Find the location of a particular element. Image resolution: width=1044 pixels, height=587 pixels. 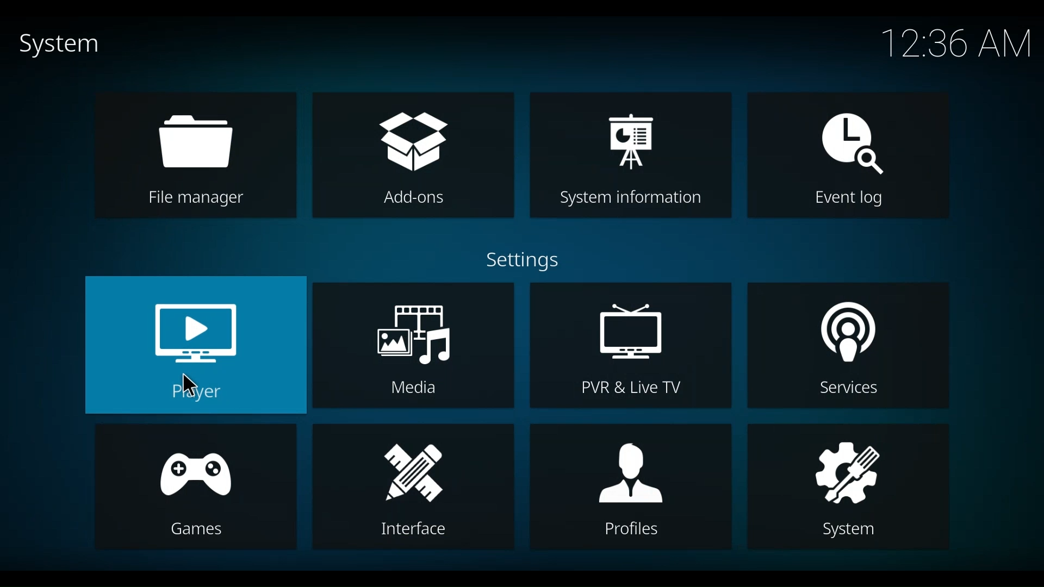

System is located at coordinates (54, 45).